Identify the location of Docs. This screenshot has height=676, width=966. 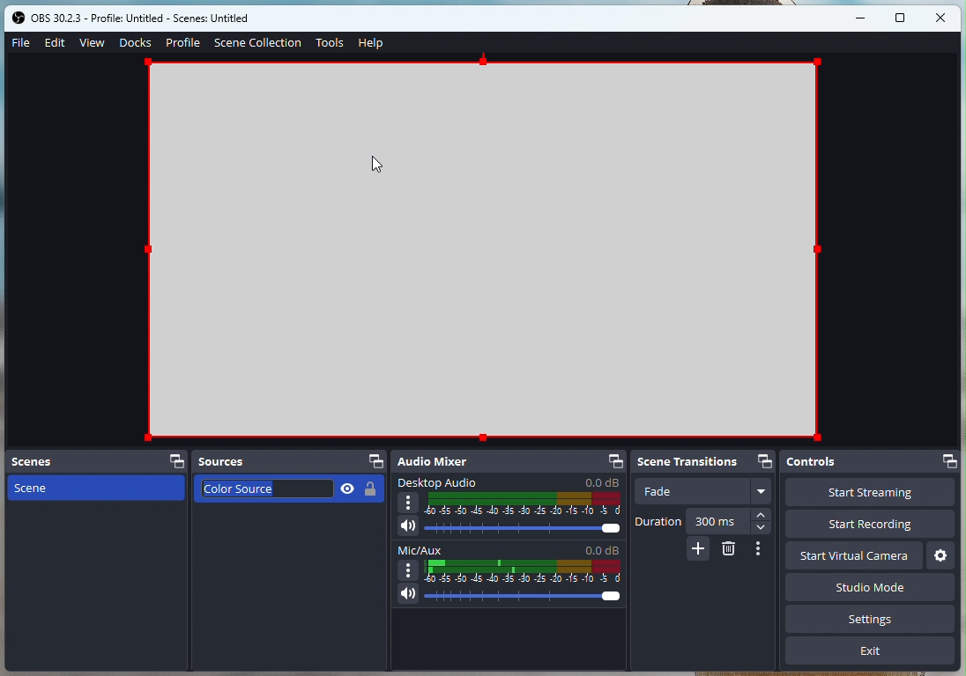
(135, 42).